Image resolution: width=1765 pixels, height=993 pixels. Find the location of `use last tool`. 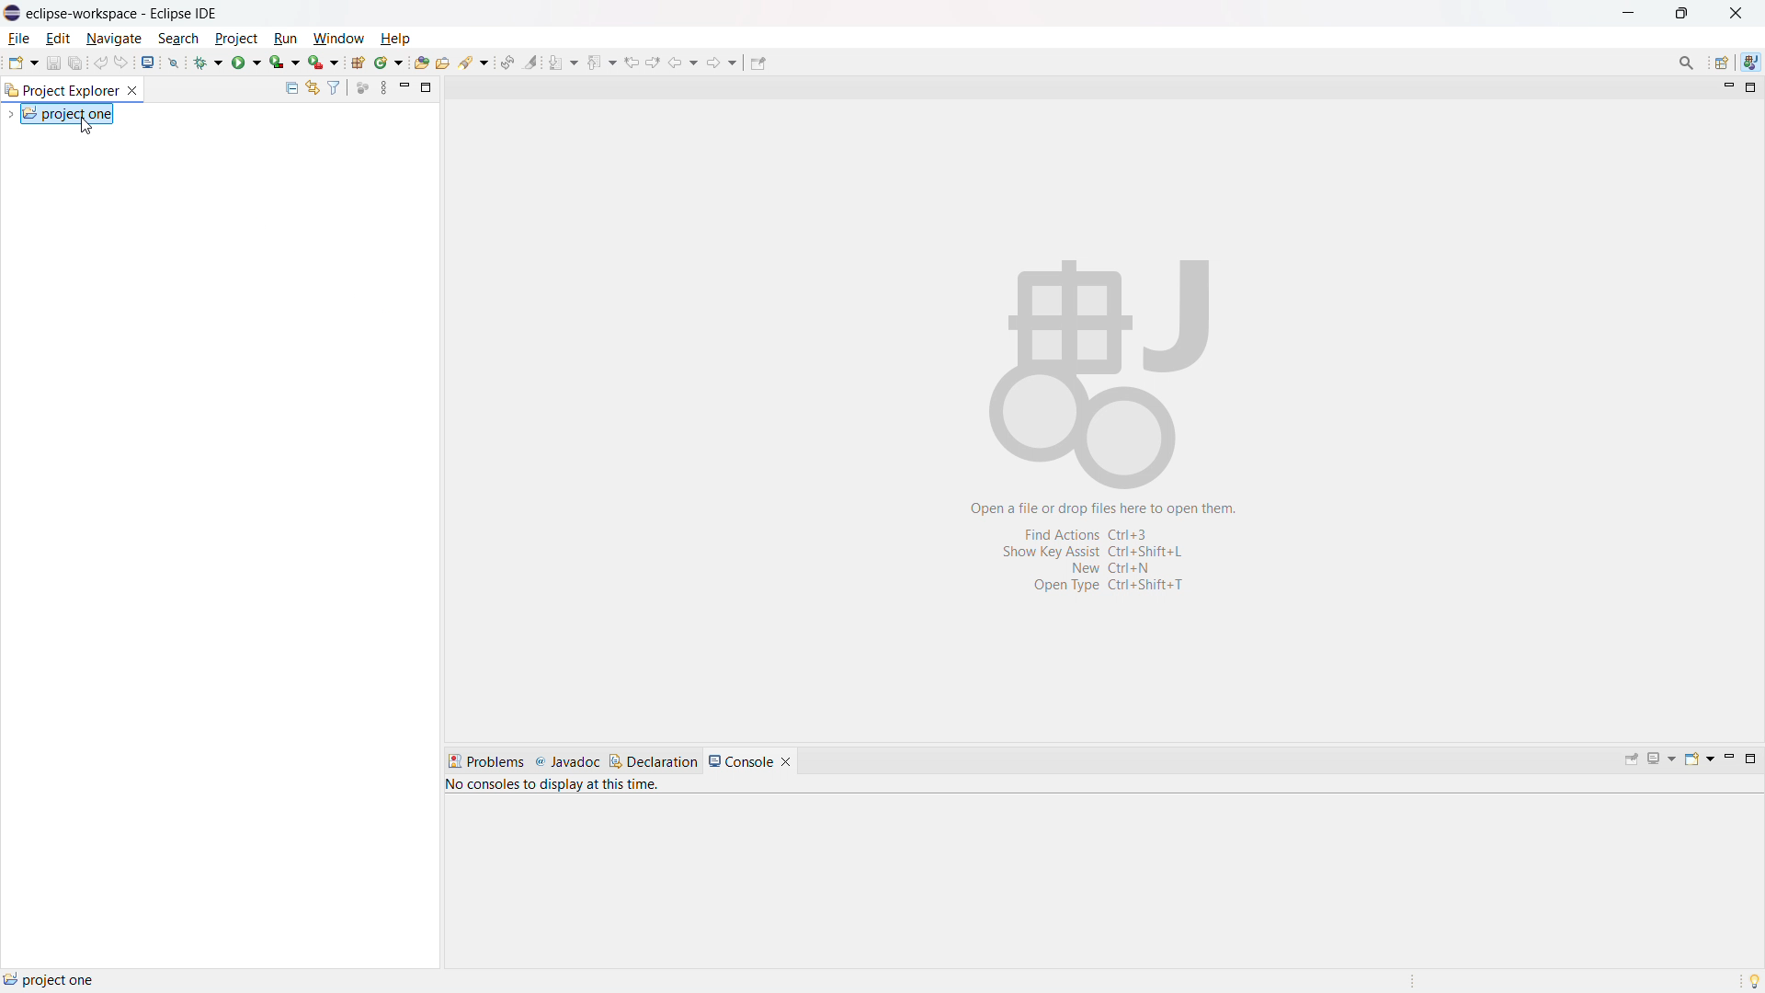

use last tool is located at coordinates (323, 63).